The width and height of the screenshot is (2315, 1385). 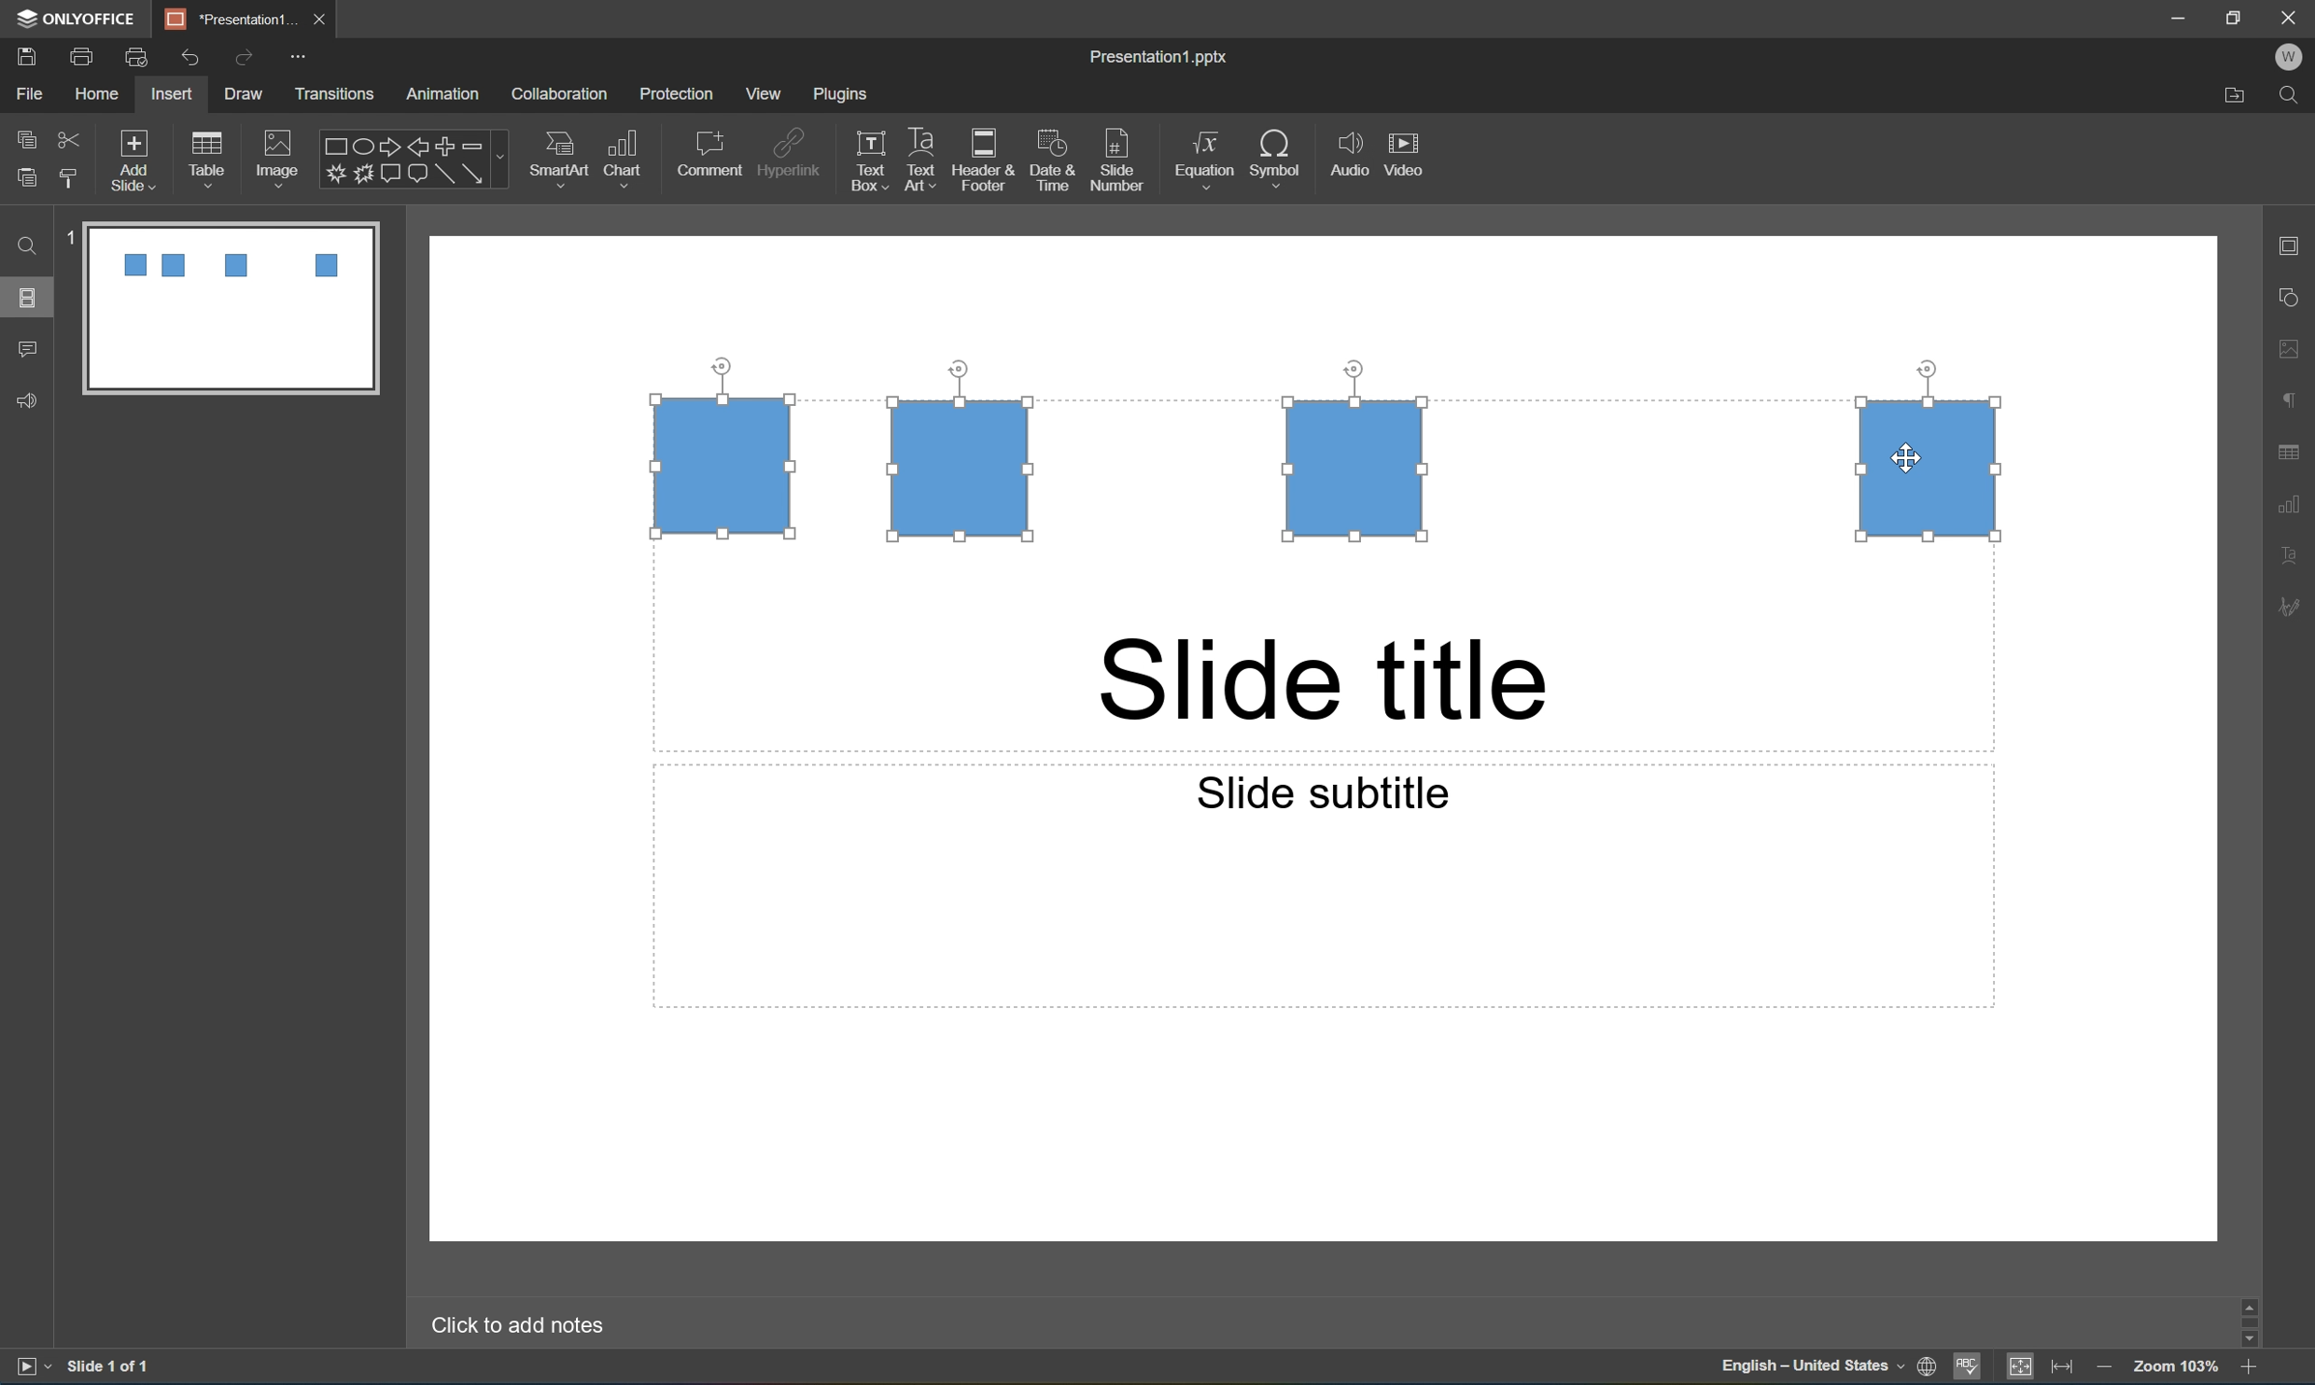 What do you see at coordinates (1324, 455) in the screenshot?
I see `4 Squares selected` at bounding box center [1324, 455].